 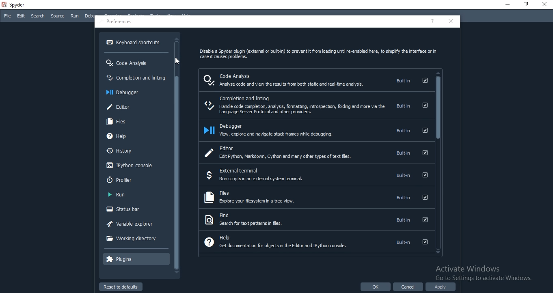 I want to click on name of the dialog box, so click(x=119, y=21).